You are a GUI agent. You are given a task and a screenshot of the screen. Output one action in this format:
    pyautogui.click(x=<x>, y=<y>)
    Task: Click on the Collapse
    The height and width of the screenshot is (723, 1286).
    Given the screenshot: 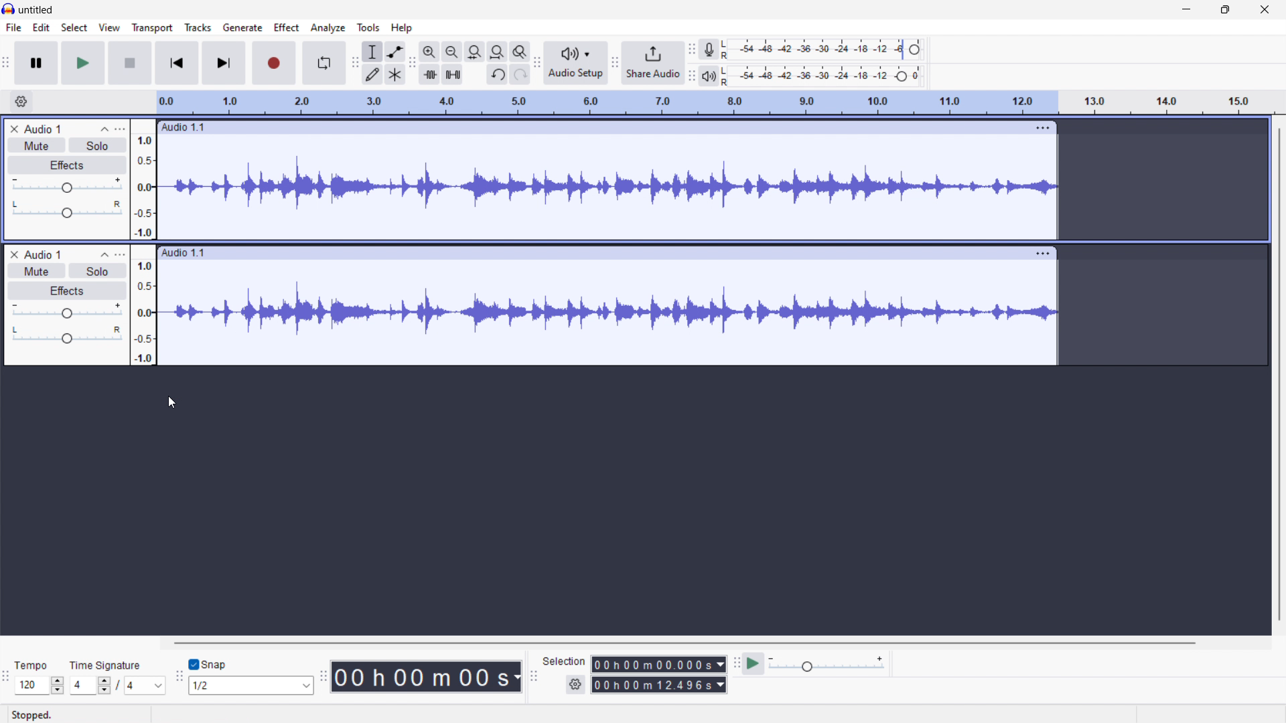 What is the action you would take?
    pyautogui.click(x=103, y=255)
    